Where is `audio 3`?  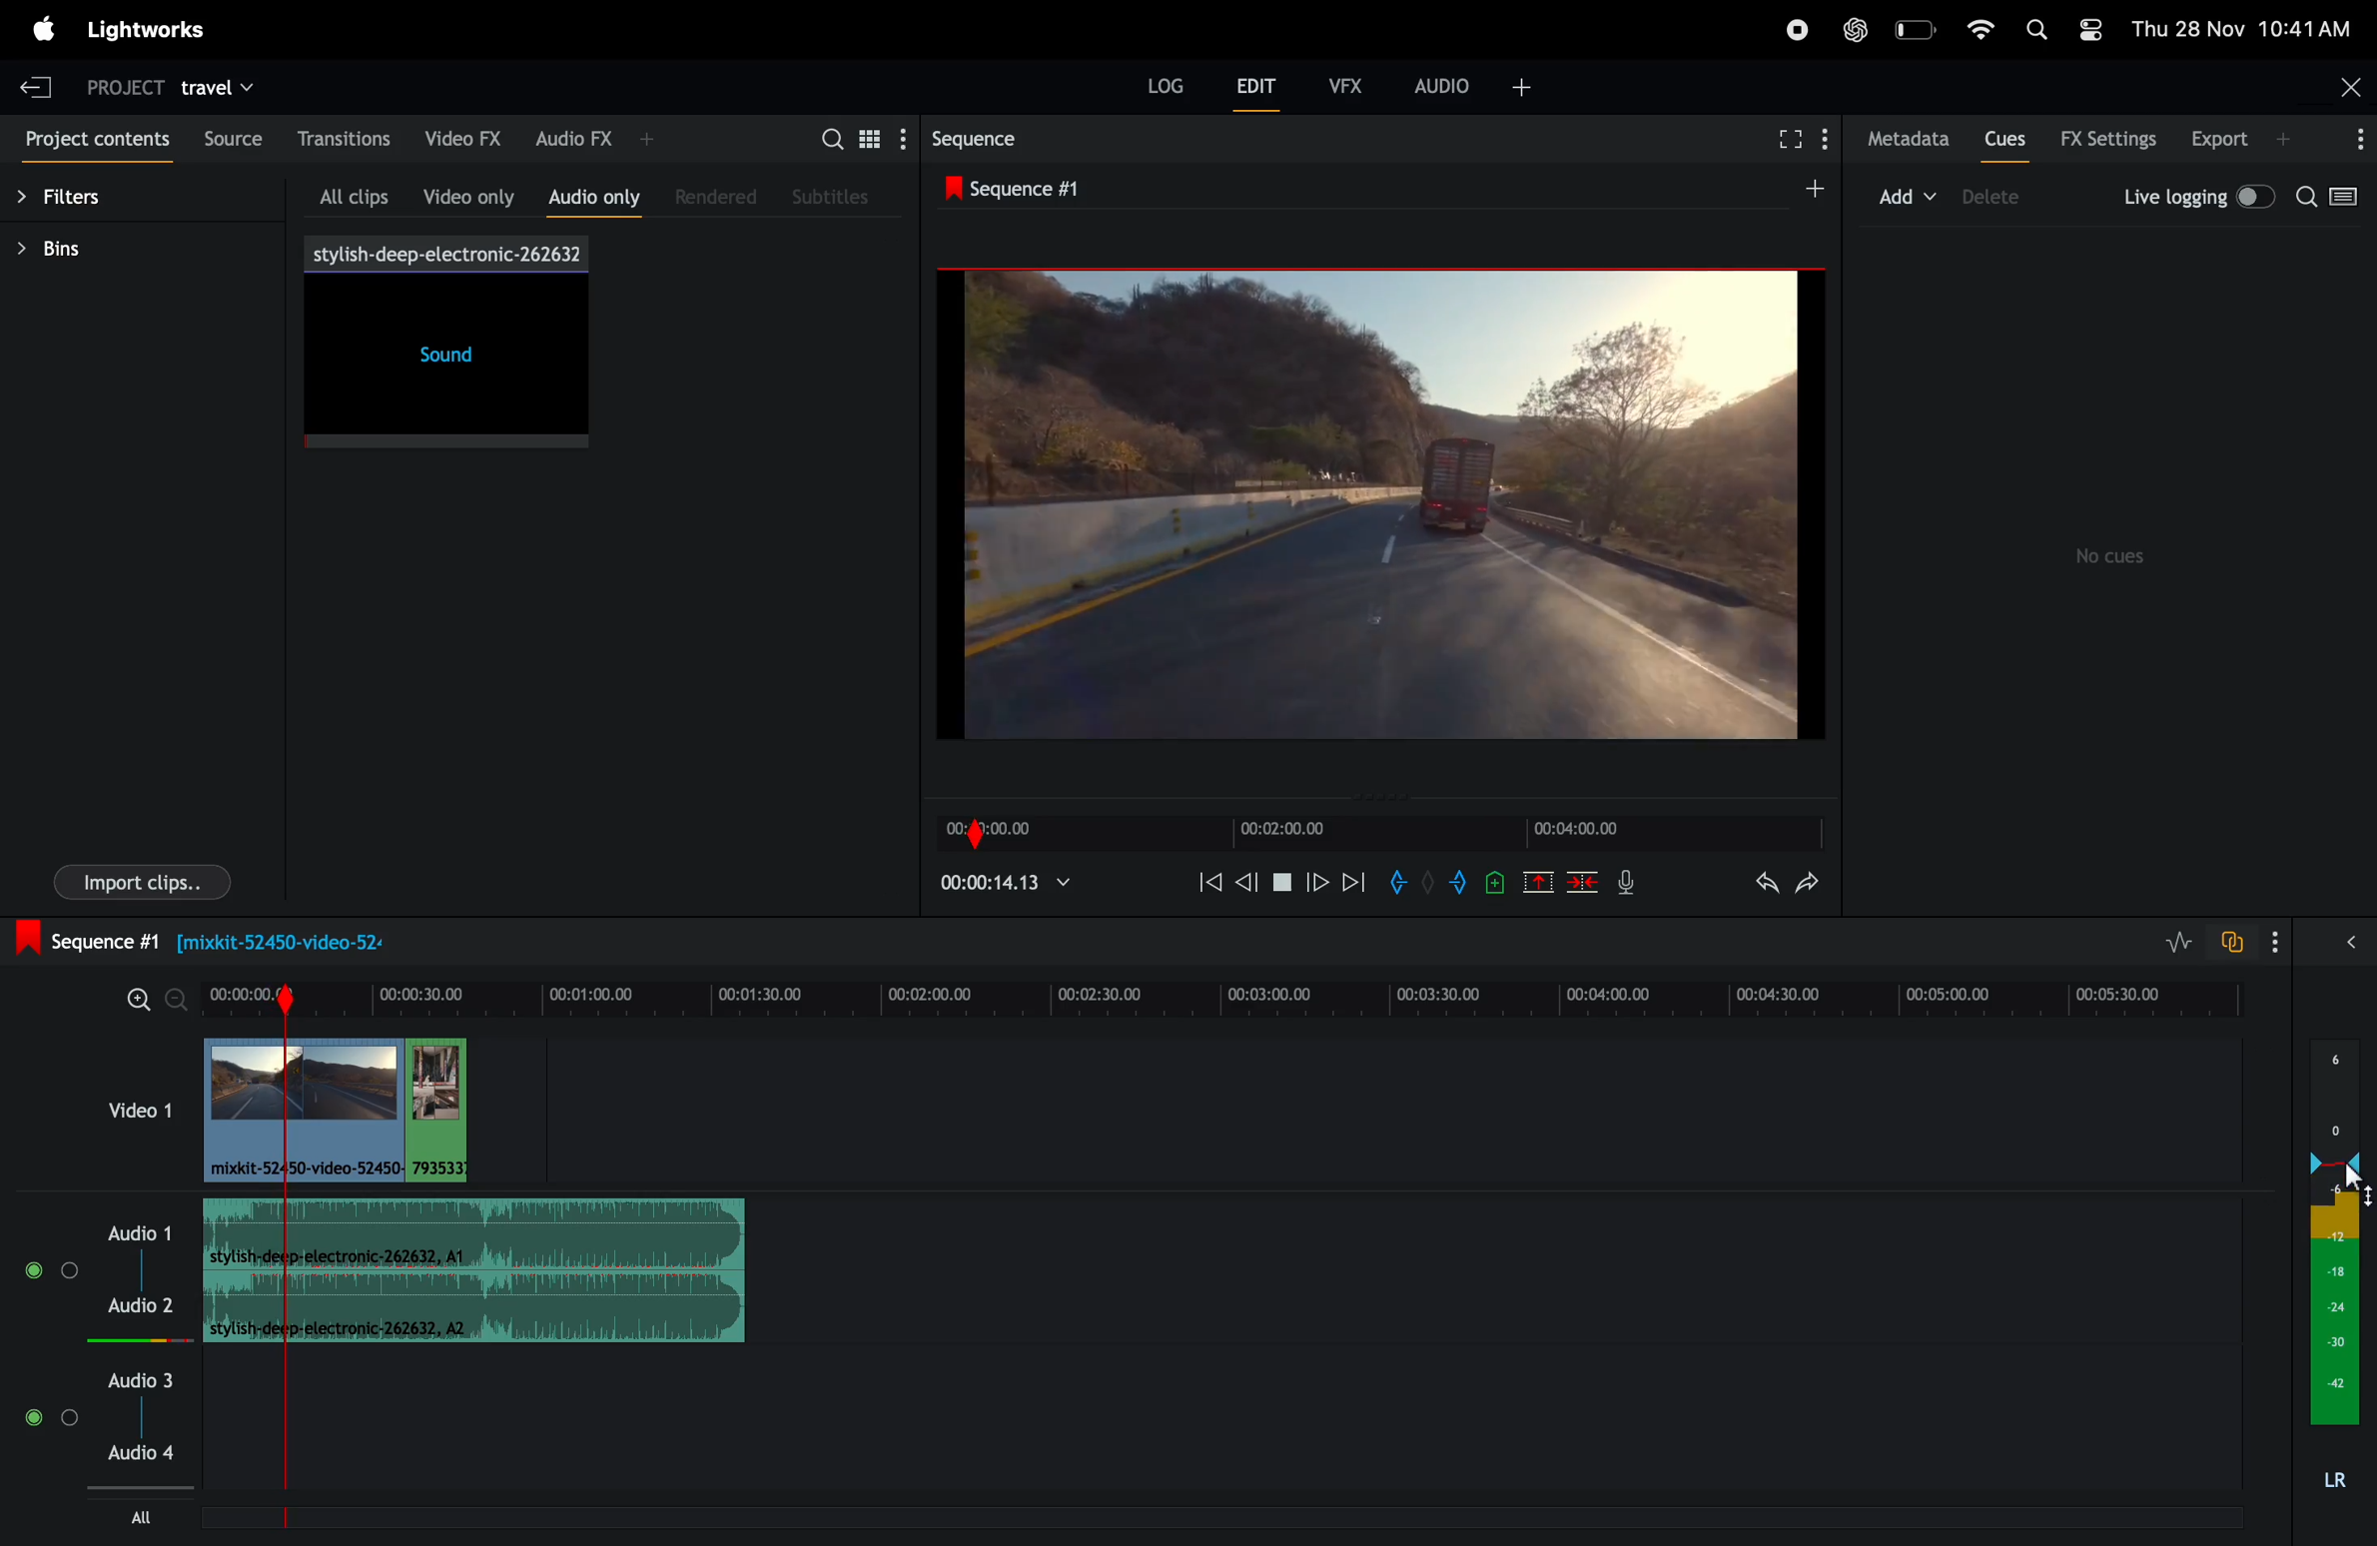
audio 3 is located at coordinates (143, 1377).